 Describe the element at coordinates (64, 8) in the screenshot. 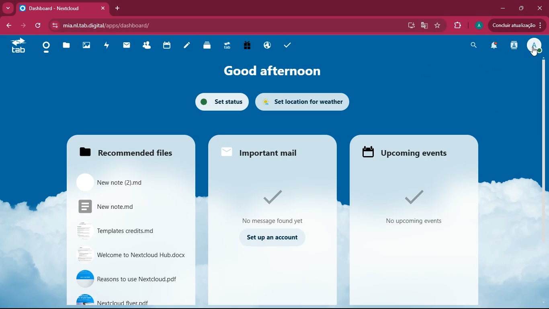

I see `tab` at that location.